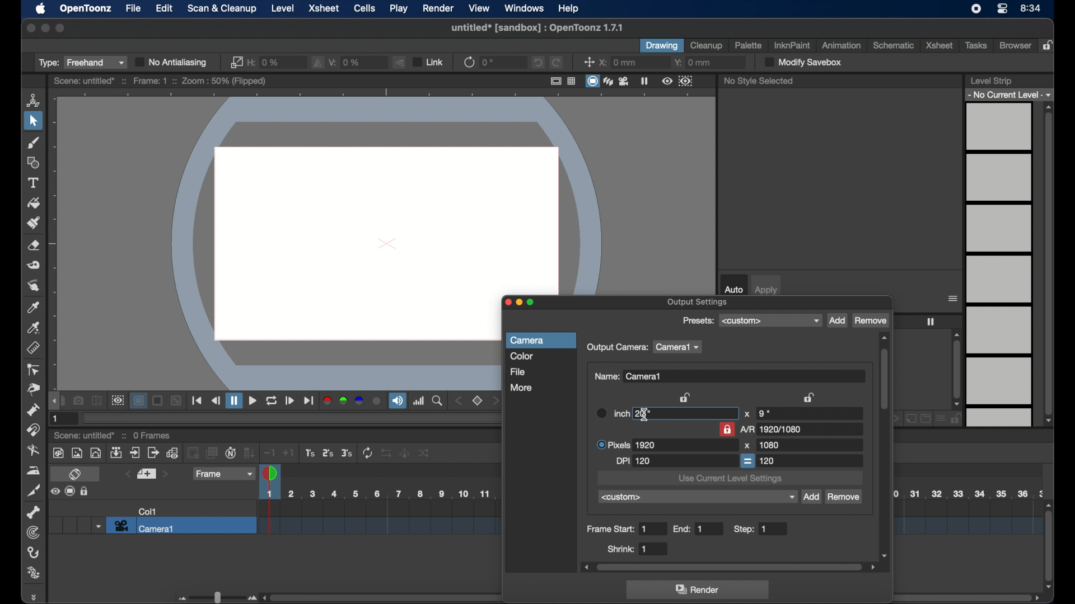 This screenshot has height=604, width=1075. I want to click on color channels, so click(352, 401).